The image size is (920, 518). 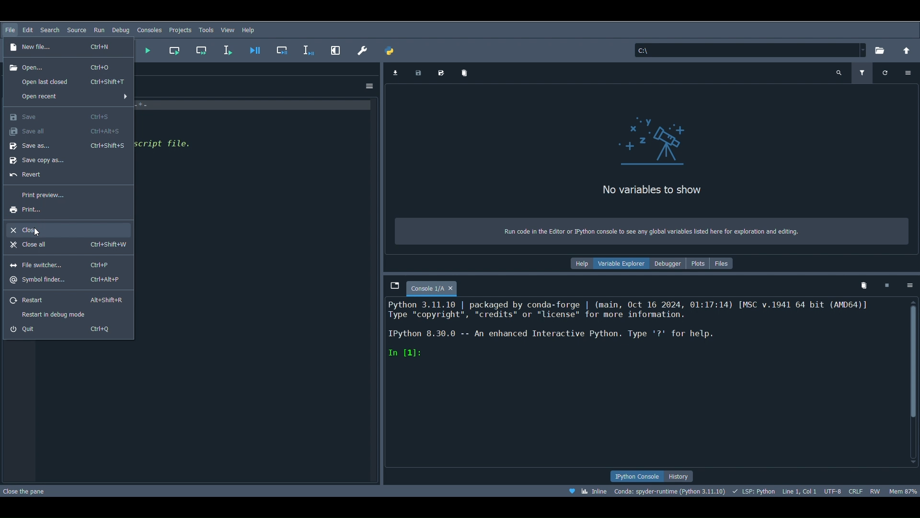 I want to click on Close all, so click(x=66, y=246).